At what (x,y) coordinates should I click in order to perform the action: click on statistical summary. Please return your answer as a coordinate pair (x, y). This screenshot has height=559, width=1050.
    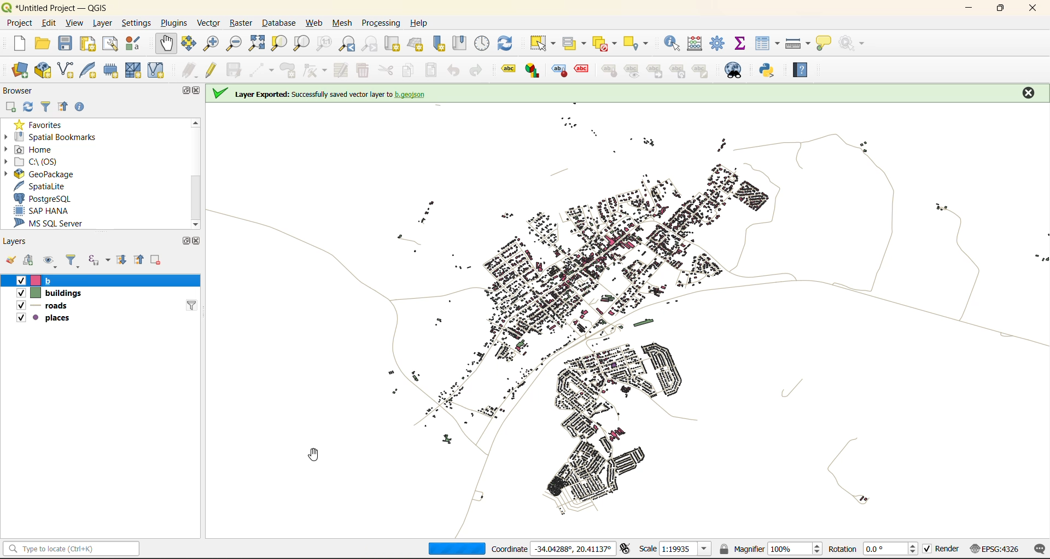
    Looking at the image, I should click on (742, 43).